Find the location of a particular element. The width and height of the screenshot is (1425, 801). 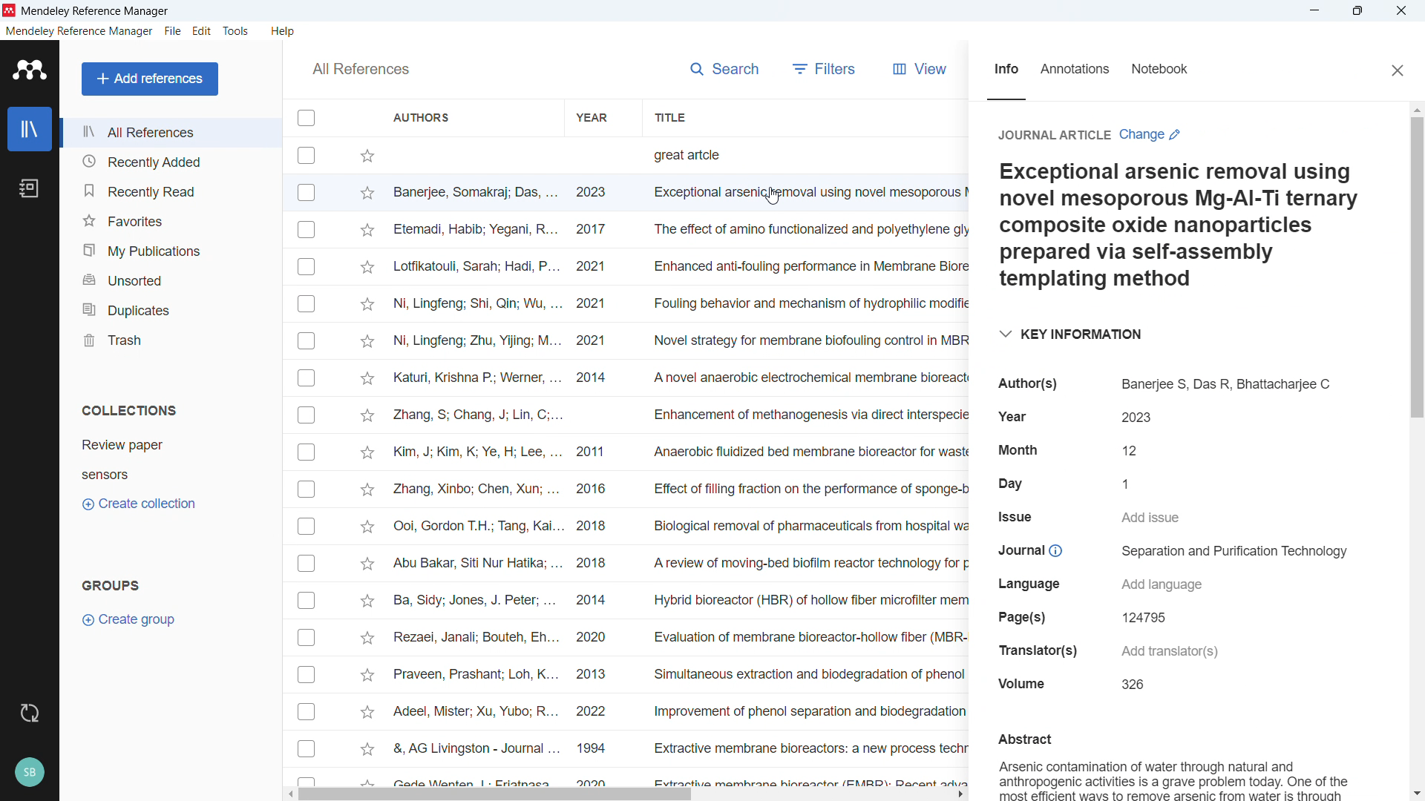

Authors is located at coordinates (1028, 384).